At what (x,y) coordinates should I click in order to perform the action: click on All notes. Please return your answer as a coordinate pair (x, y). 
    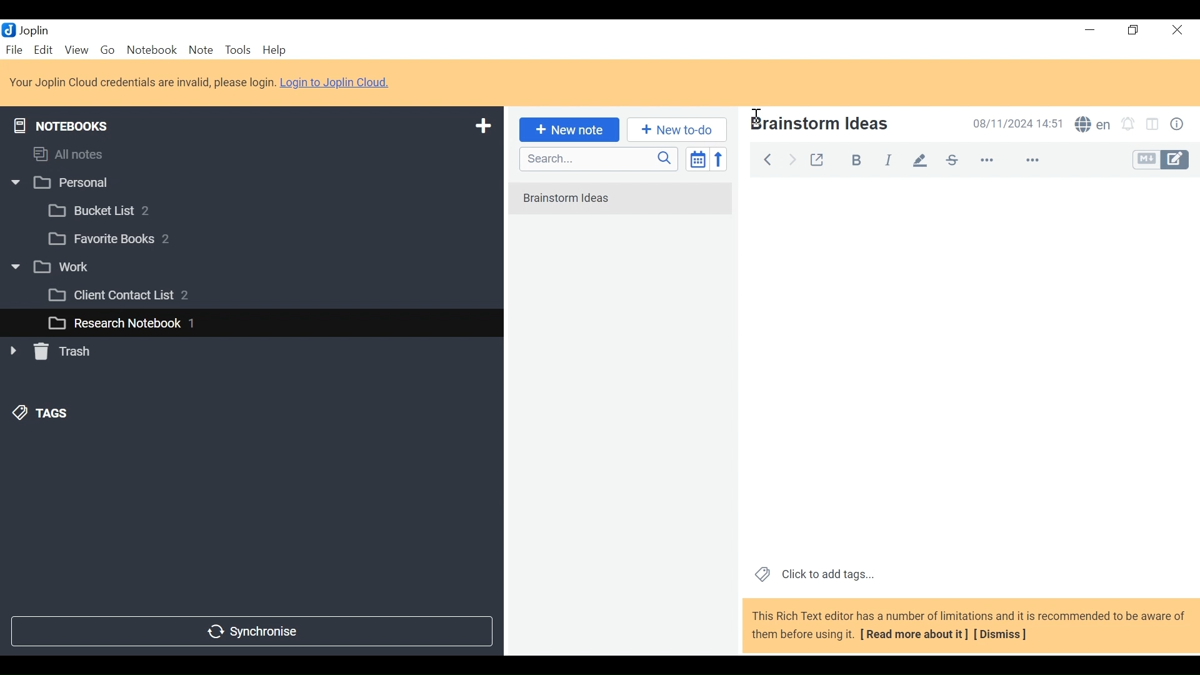
    Looking at the image, I should click on (80, 152).